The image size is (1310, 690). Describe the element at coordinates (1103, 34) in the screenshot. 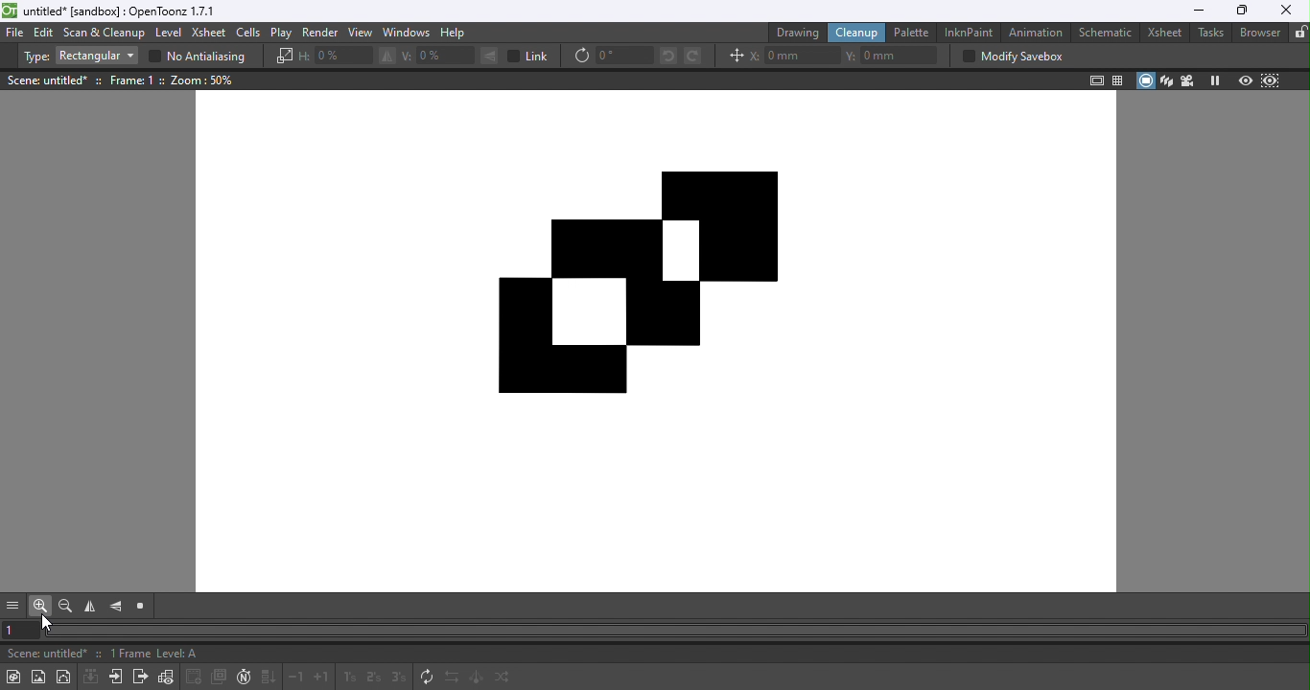

I see `Schematic` at that location.